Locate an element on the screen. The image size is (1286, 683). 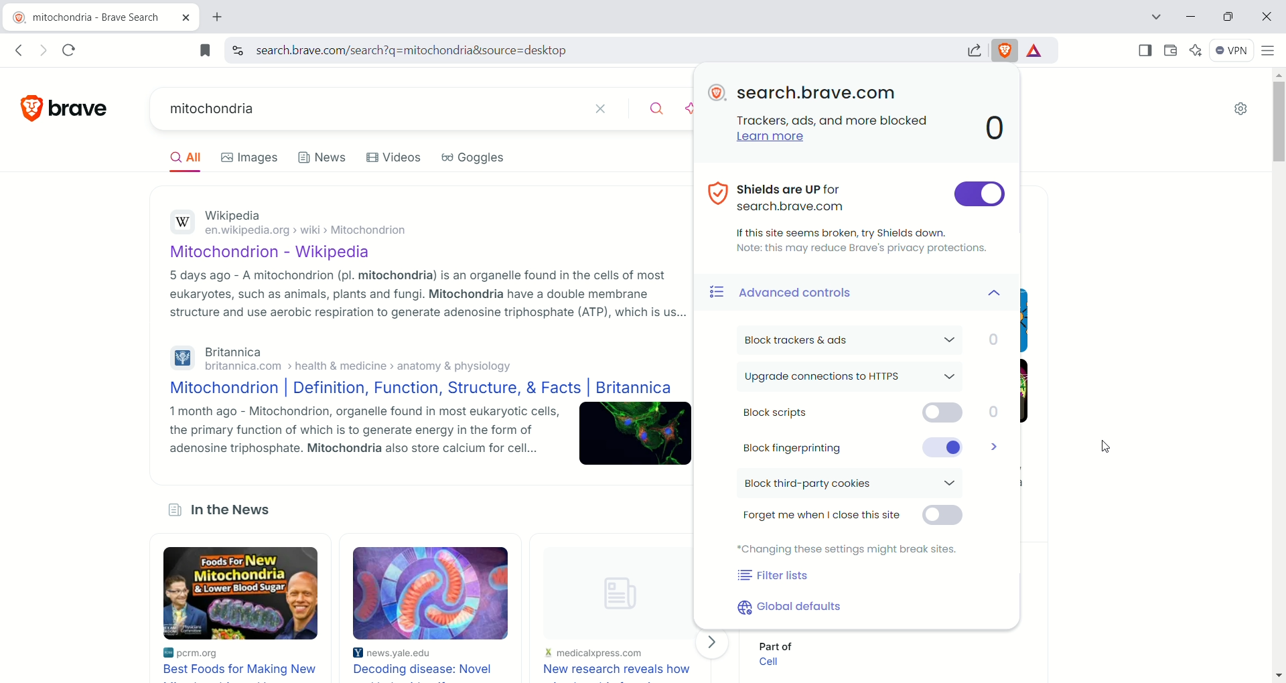
Block fingerprinting enabled is located at coordinates (849, 446).